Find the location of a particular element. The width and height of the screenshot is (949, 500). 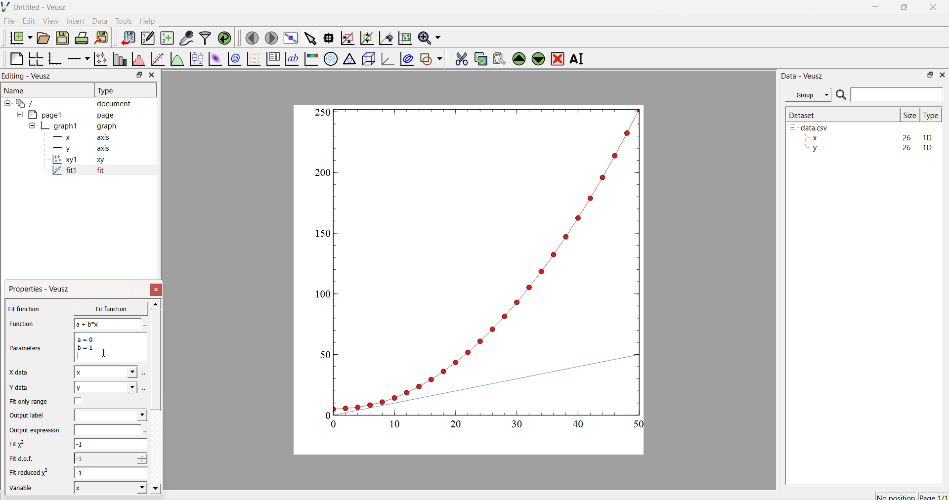

Dataset is located at coordinates (803, 115).